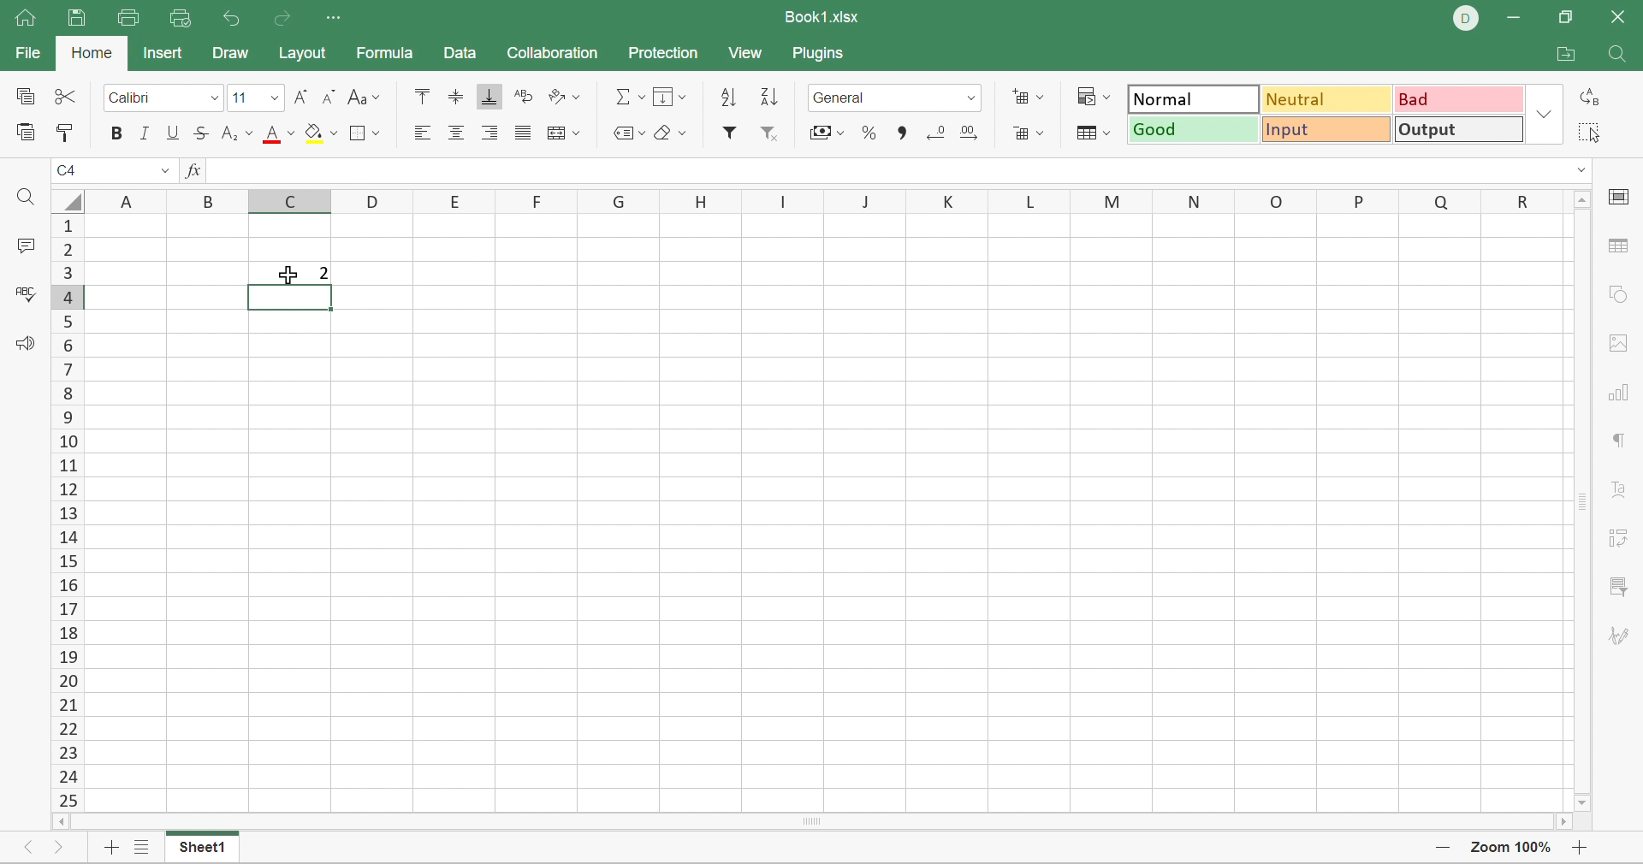 This screenshot has height=864, width=1643. Describe the element at coordinates (1614, 345) in the screenshot. I see `images settings` at that location.